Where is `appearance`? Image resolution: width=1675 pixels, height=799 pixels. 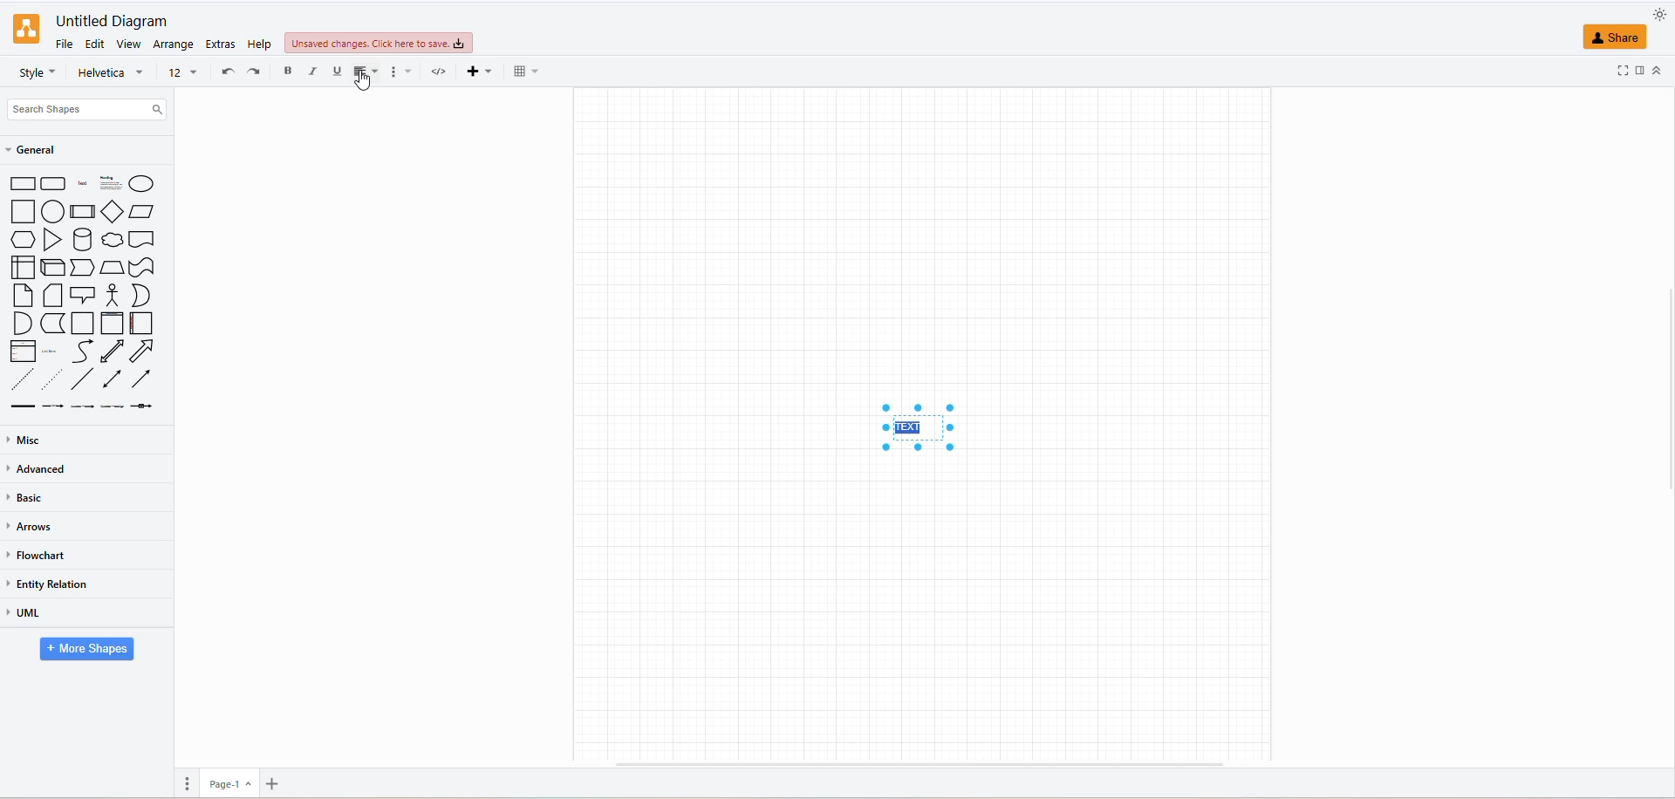 appearance is located at coordinates (1653, 17).